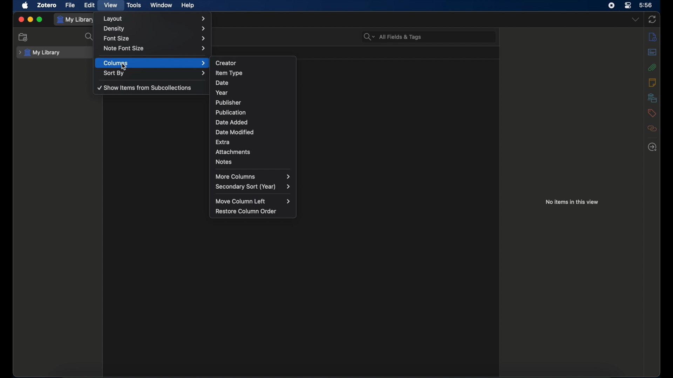 The image size is (673, 378). I want to click on file, so click(71, 5).